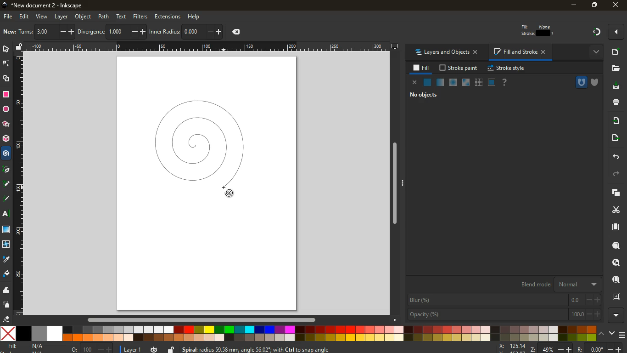 This screenshot has width=627, height=353. I want to click on , so click(6, 185).